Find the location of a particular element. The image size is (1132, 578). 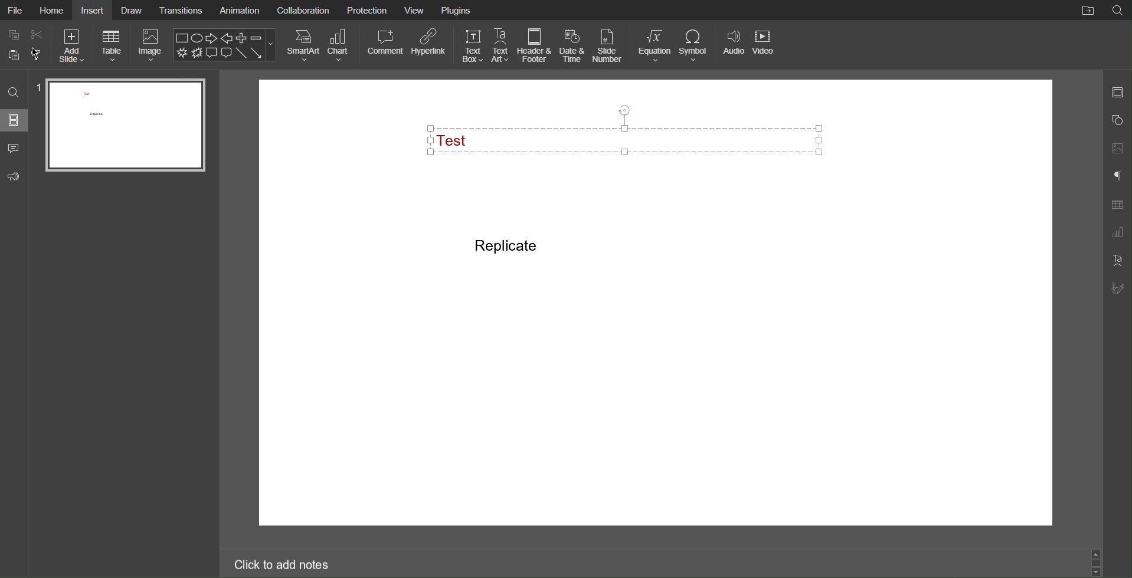

Video is located at coordinates (765, 46).